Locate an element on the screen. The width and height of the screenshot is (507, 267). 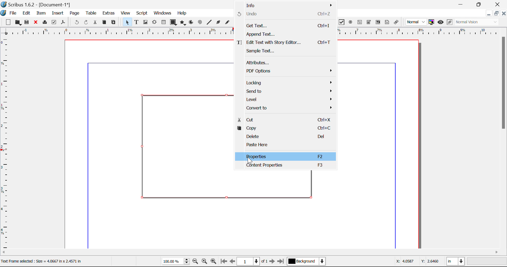
Text Annotation is located at coordinates (387, 22).